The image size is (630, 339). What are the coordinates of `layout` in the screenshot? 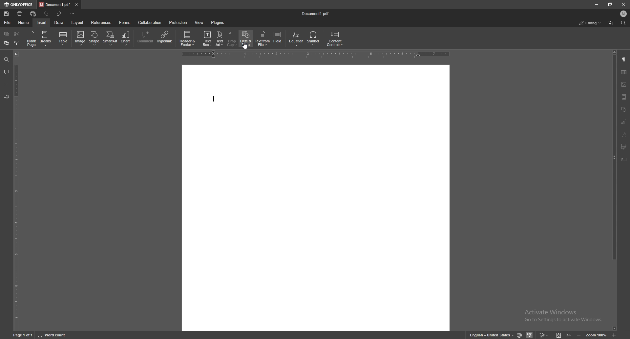 It's located at (78, 23).